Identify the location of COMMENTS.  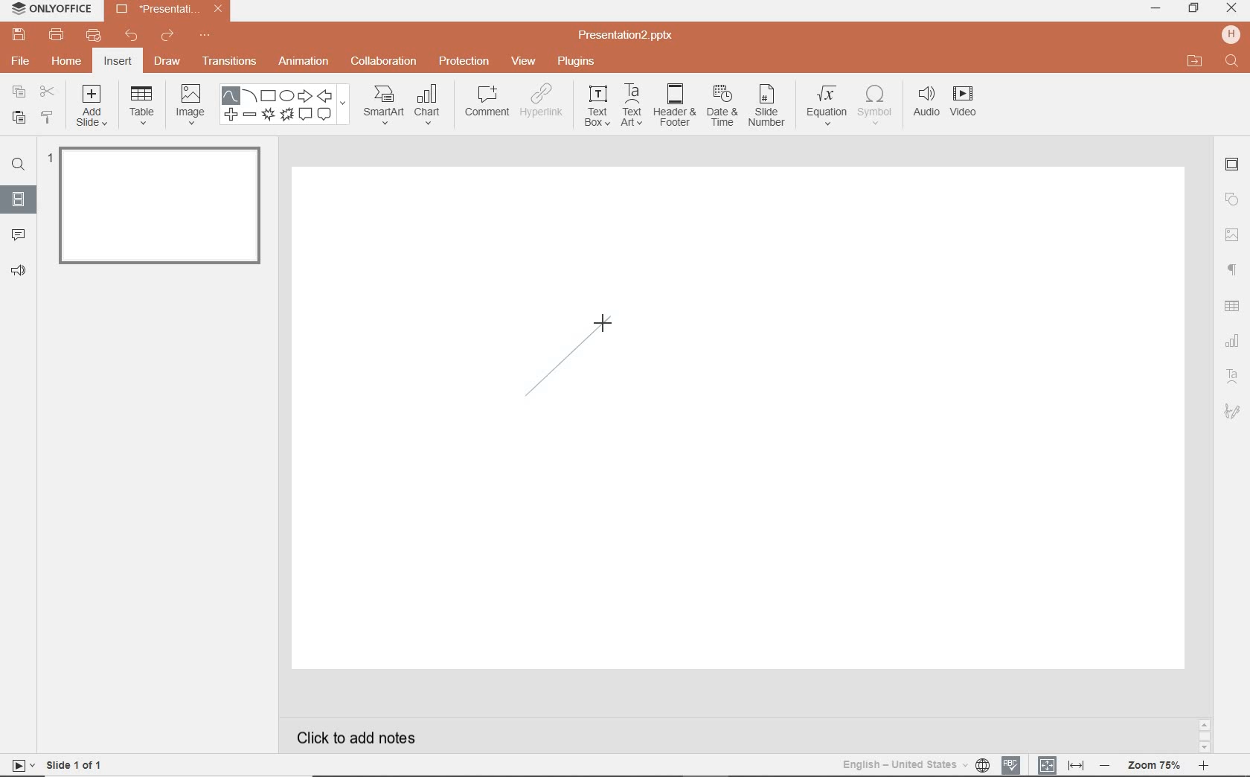
(16, 234).